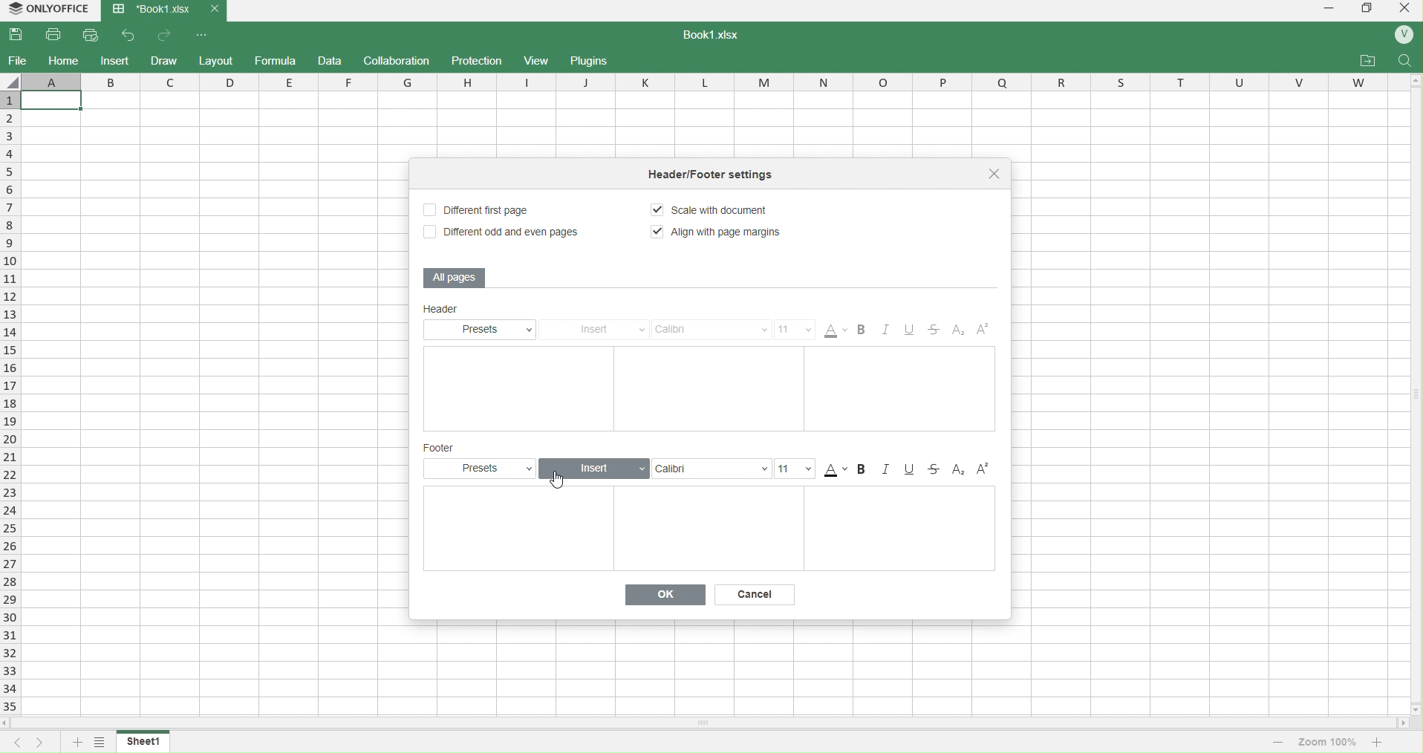 The image size is (1423, 753). I want to click on draw, so click(166, 59).